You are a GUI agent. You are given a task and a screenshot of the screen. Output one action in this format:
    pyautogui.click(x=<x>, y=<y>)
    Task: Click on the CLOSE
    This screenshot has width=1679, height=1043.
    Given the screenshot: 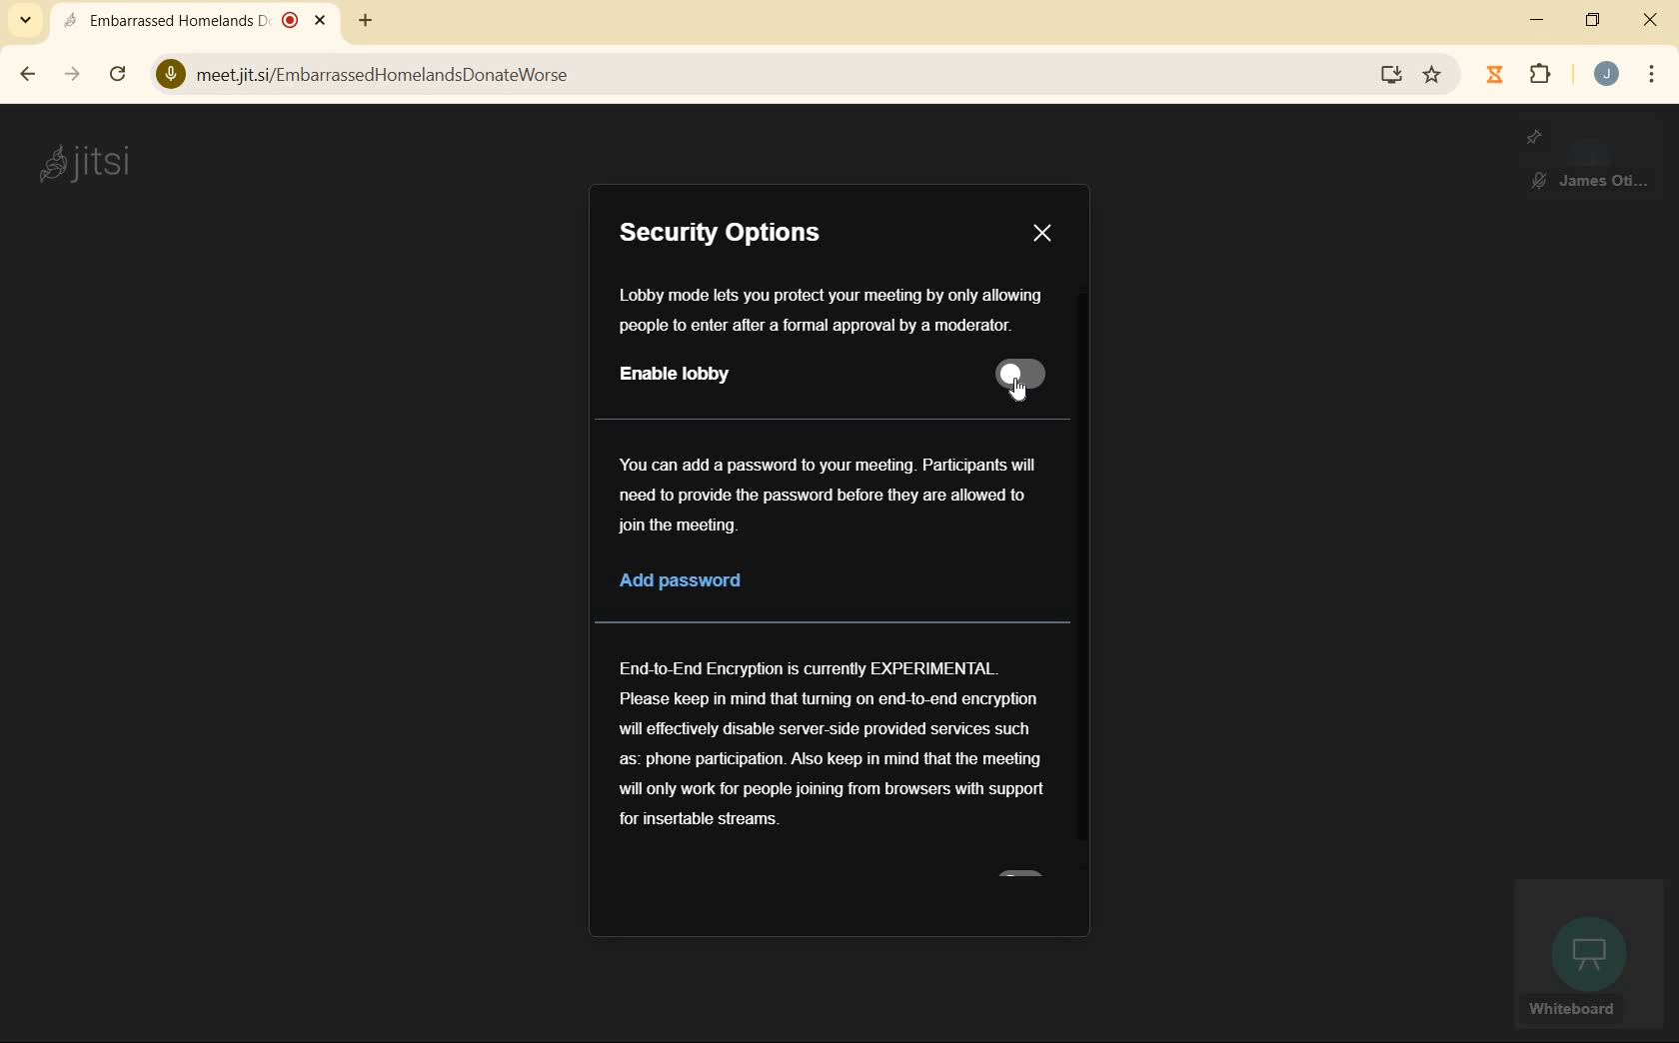 What is the action you would take?
    pyautogui.click(x=1041, y=236)
    